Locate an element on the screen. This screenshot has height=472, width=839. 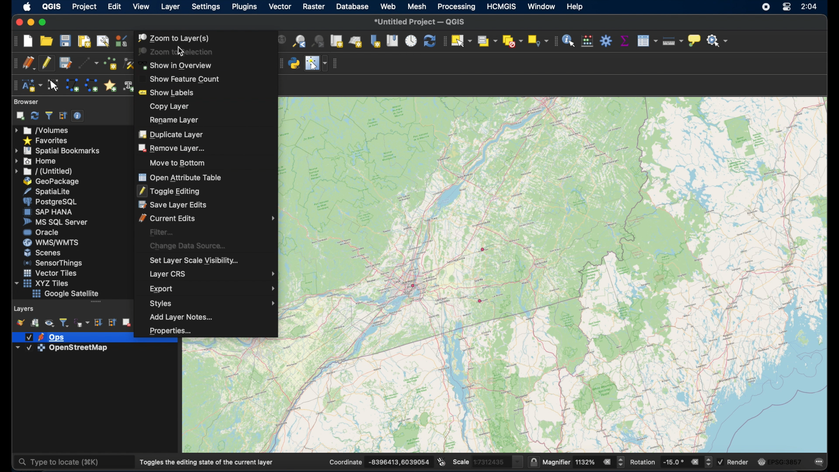
layer crs is located at coordinates (213, 274).